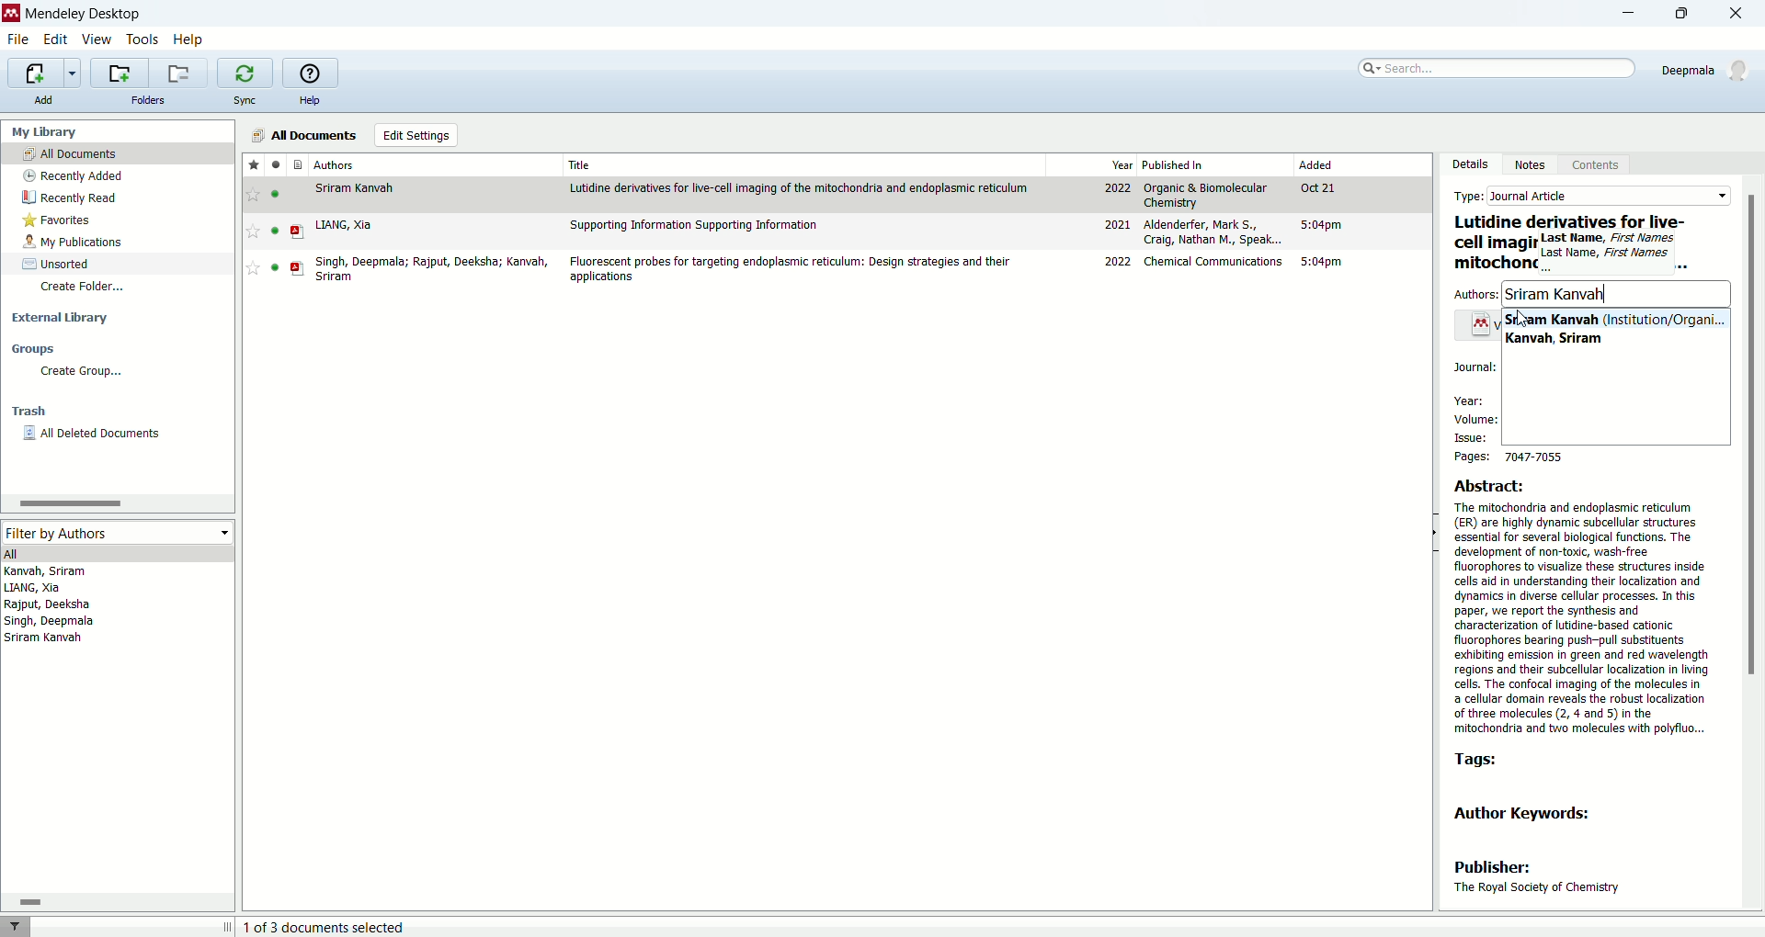  What do you see at coordinates (180, 73) in the screenshot?
I see `remove current folder` at bounding box center [180, 73].